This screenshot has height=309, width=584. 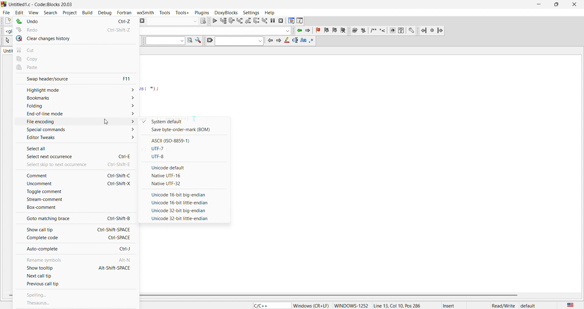 I want to click on cursor, so click(x=107, y=122).